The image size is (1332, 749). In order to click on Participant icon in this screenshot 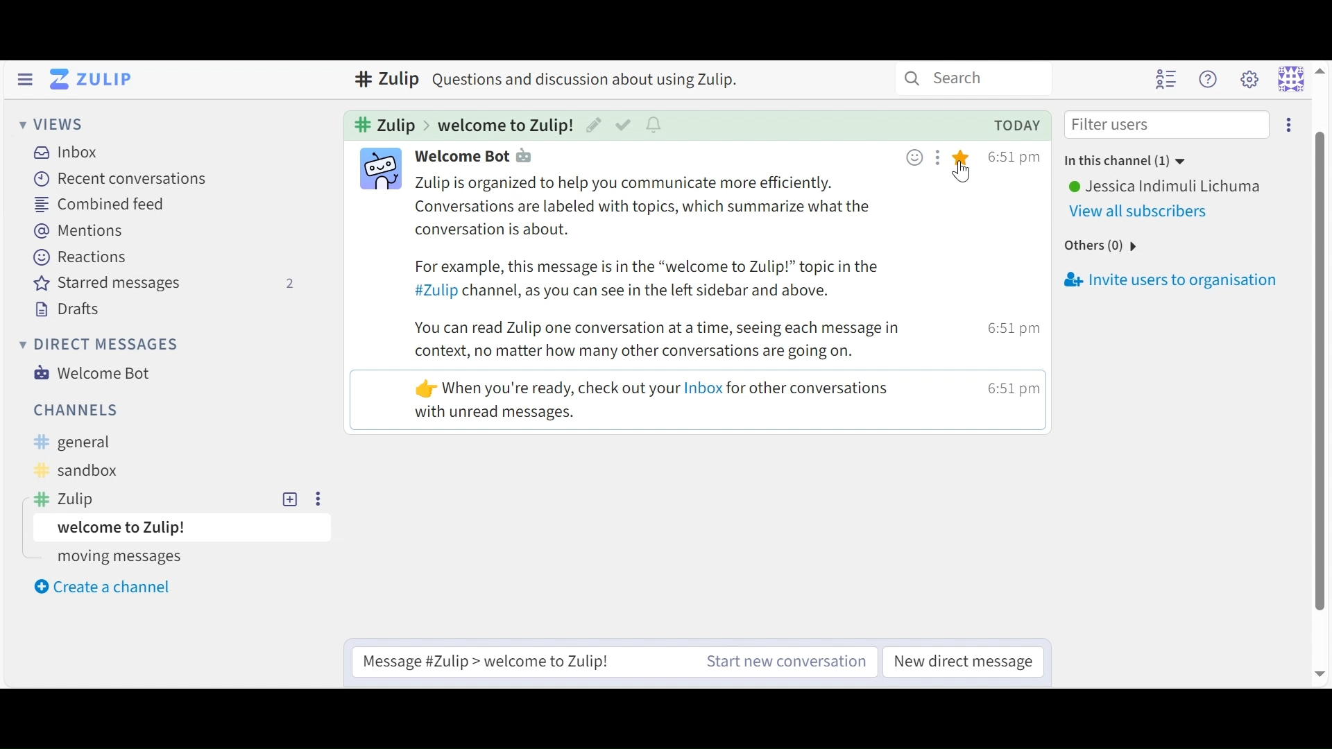, I will do `click(380, 168)`.